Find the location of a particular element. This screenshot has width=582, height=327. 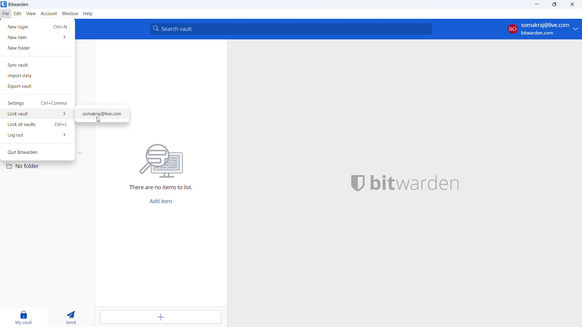

add item is located at coordinates (160, 201).